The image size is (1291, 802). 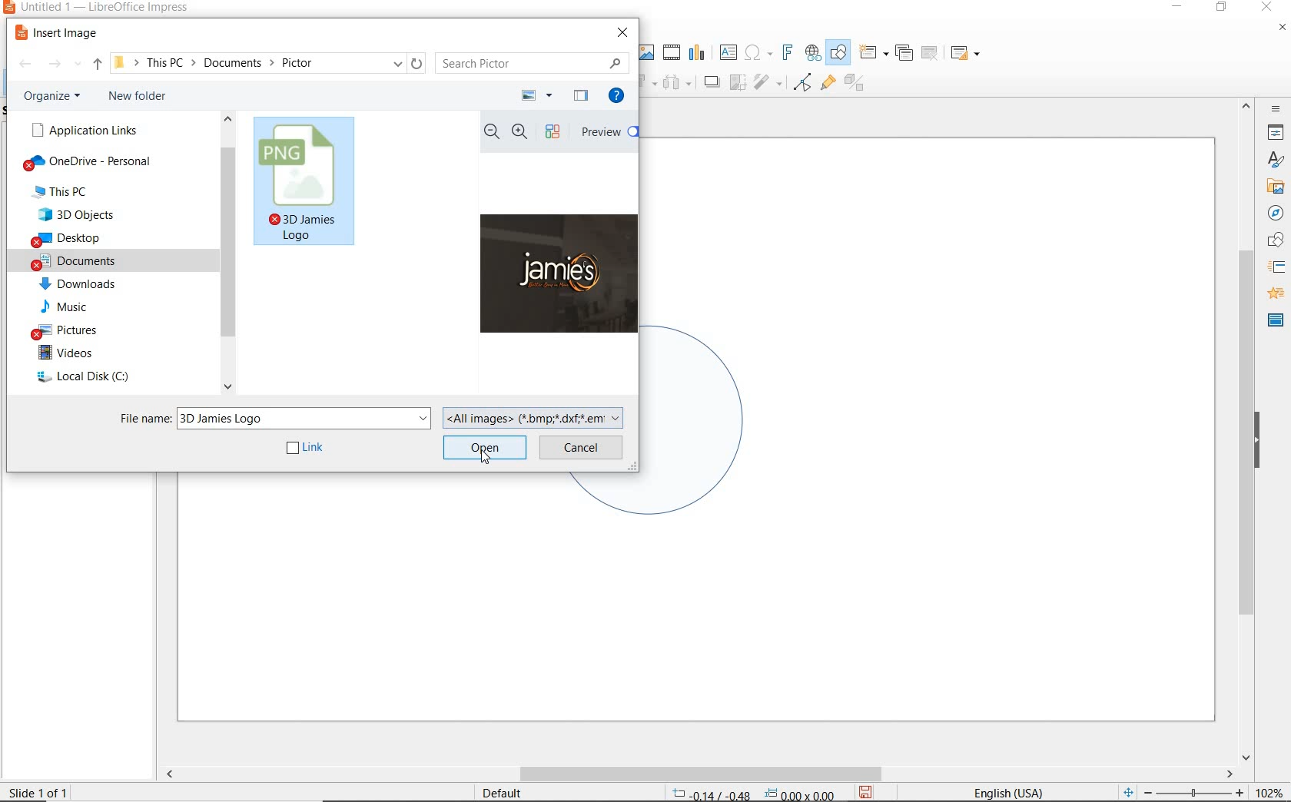 What do you see at coordinates (1273, 240) in the screenshot?
I see `shapes` at bounding box center [1273, 240].